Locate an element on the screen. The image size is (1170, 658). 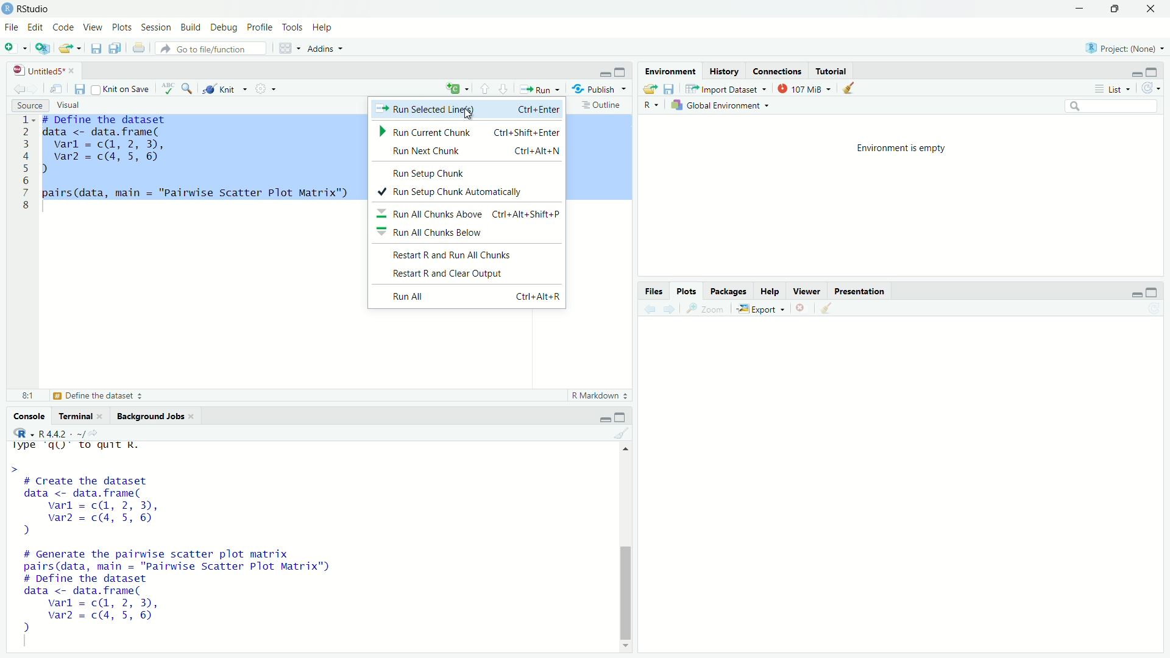
Zoom is located at coordinates (703, 307).